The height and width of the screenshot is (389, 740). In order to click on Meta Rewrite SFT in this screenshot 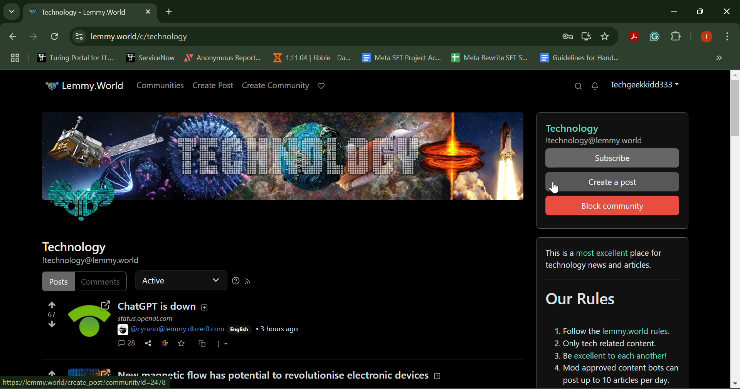, I will do `click(492, 57)`.